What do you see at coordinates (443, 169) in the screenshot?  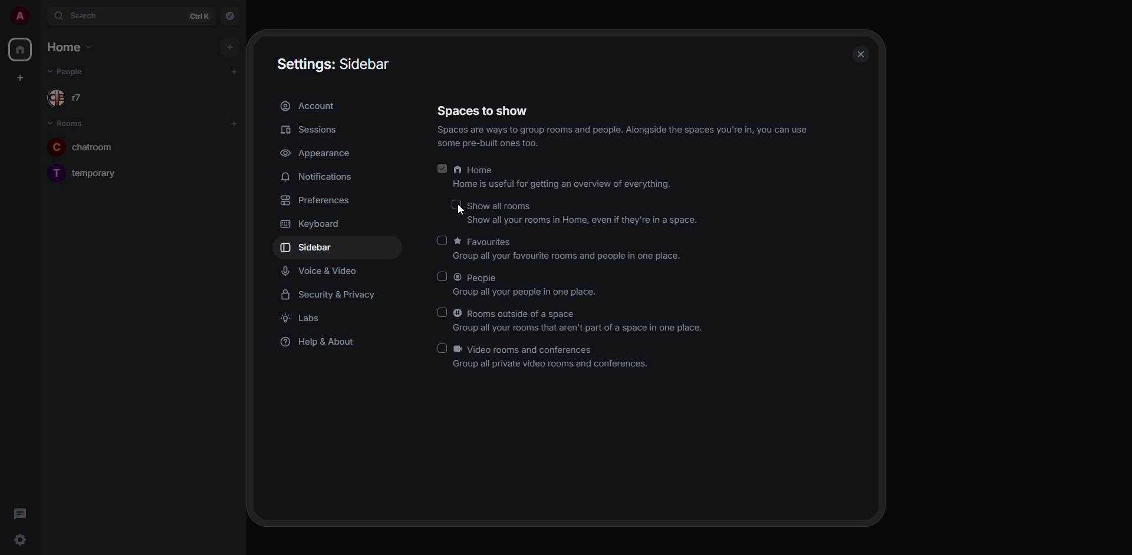 I see `enabled` at bounding box center [443, 169].